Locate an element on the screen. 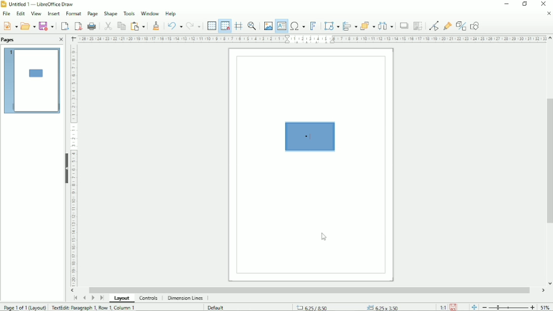 This screenshot has width=553, height=311. 6.25x3.50 is located at coordinates (382, 306).